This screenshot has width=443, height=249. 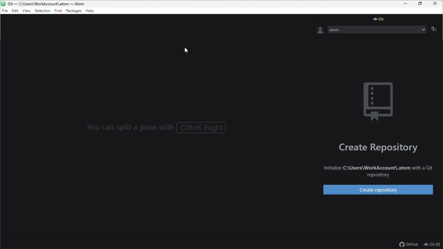 I want to click on background image, so click(x=381, y=101).